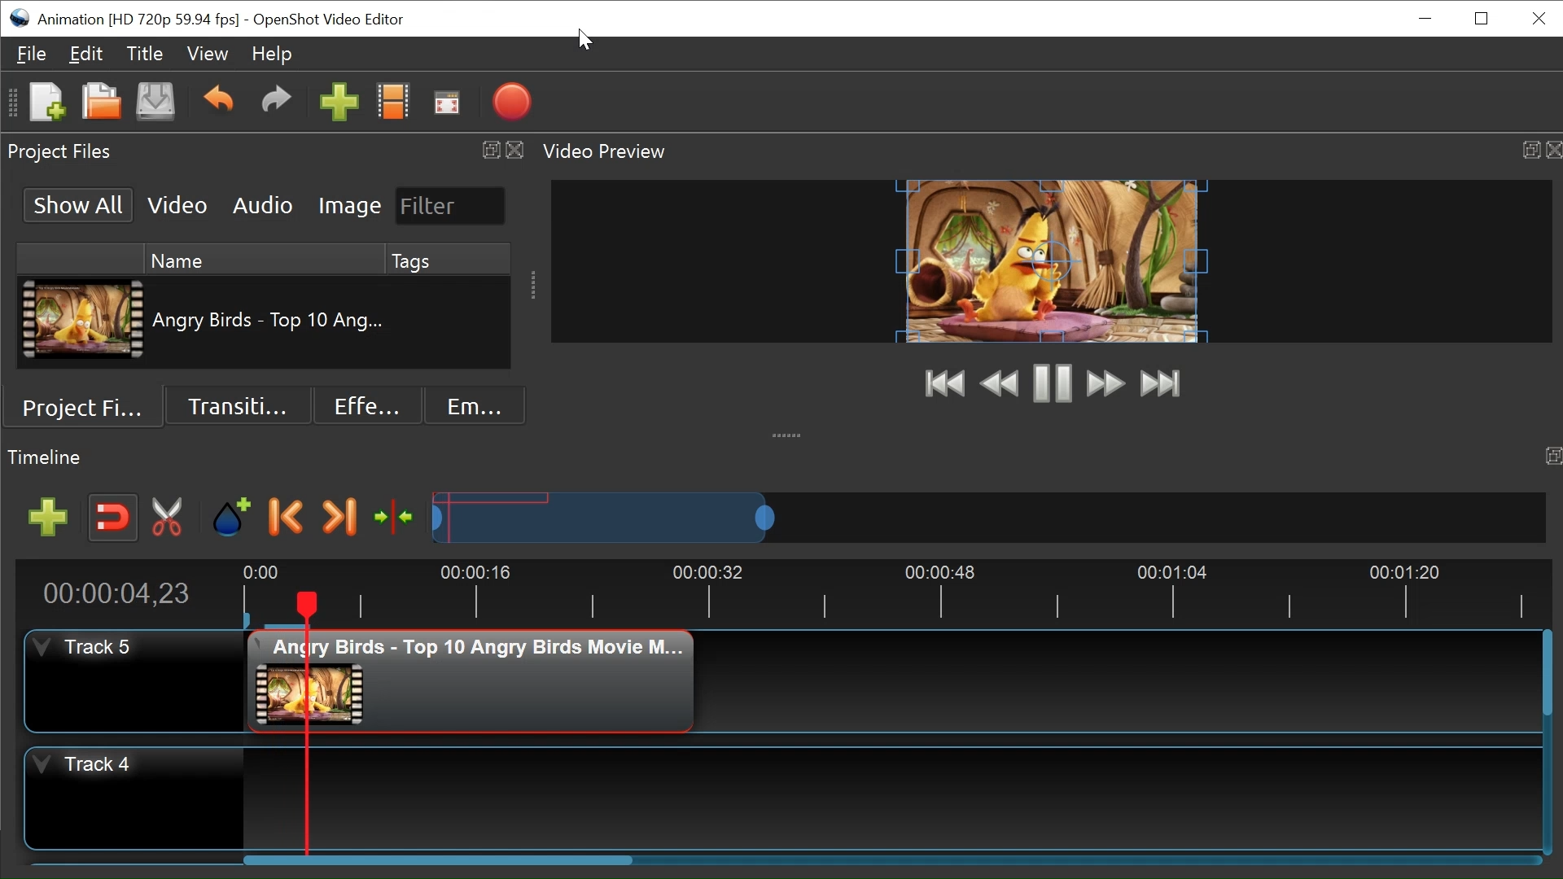  Describe the element at coordinates (287, 517) in the screenshot. I see `Previous Marker` at that location.